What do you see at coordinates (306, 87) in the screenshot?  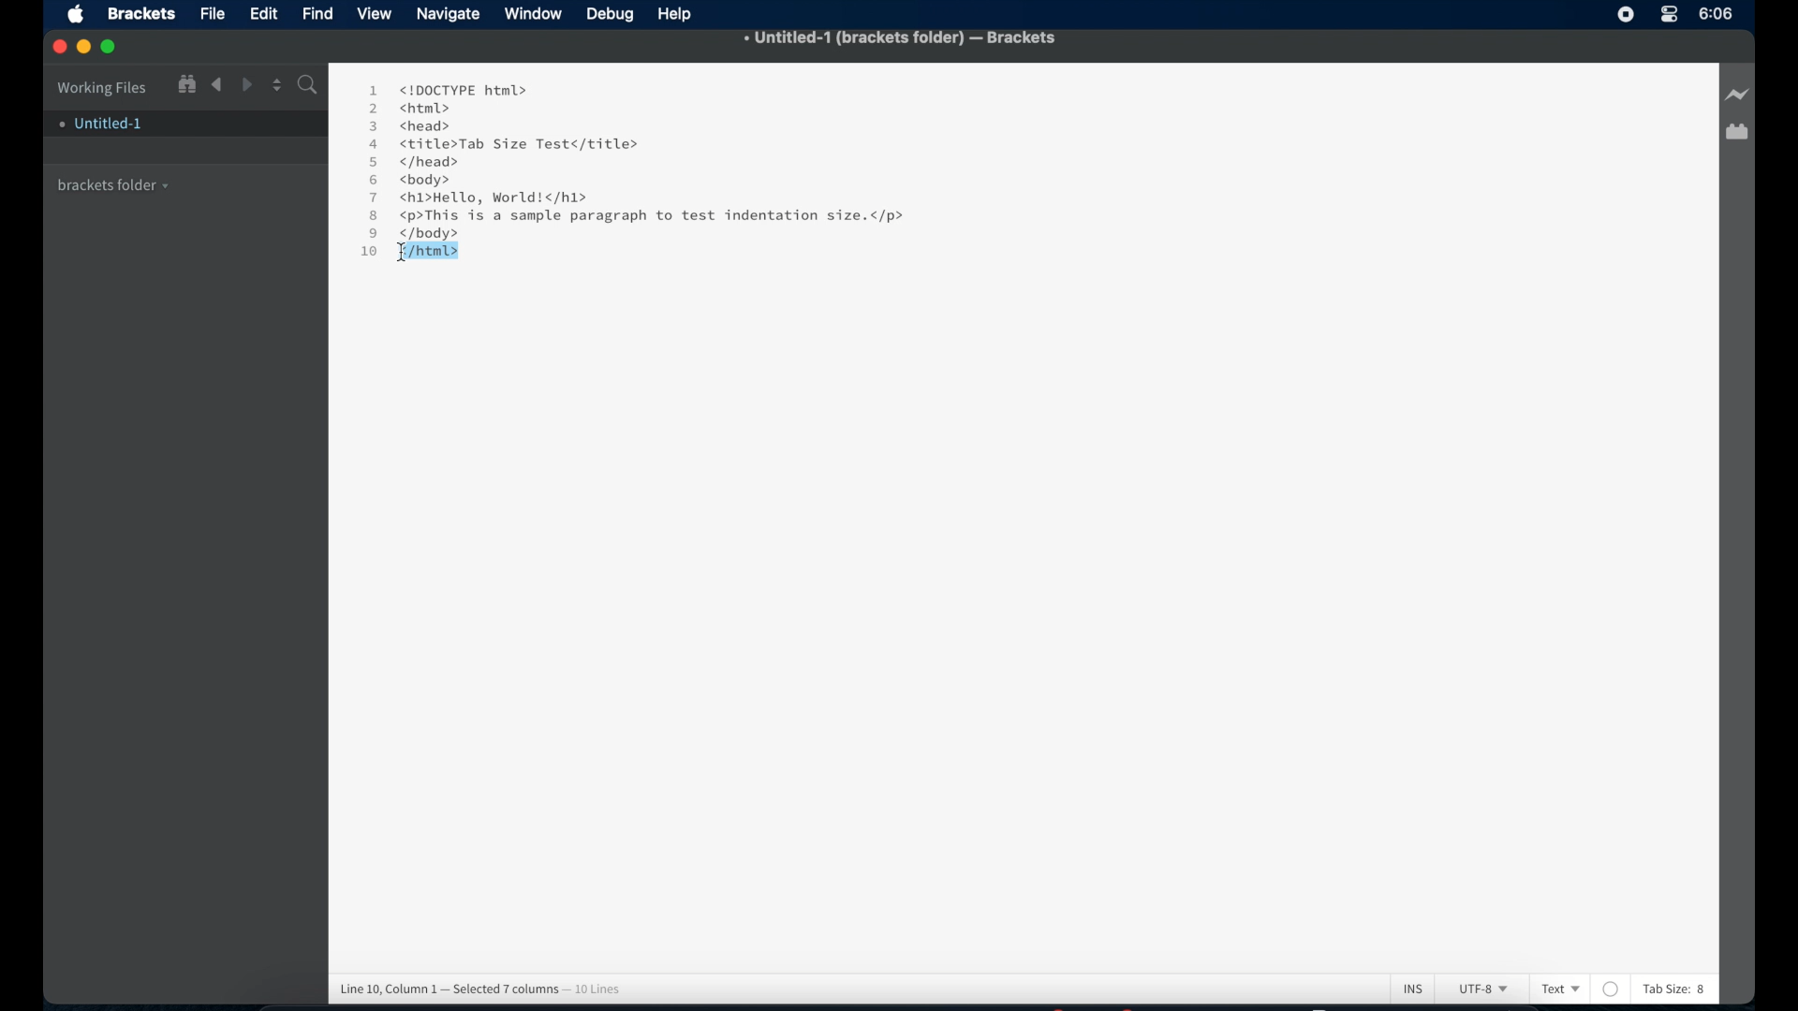 I see `Find` at bounding box center [306, 87].